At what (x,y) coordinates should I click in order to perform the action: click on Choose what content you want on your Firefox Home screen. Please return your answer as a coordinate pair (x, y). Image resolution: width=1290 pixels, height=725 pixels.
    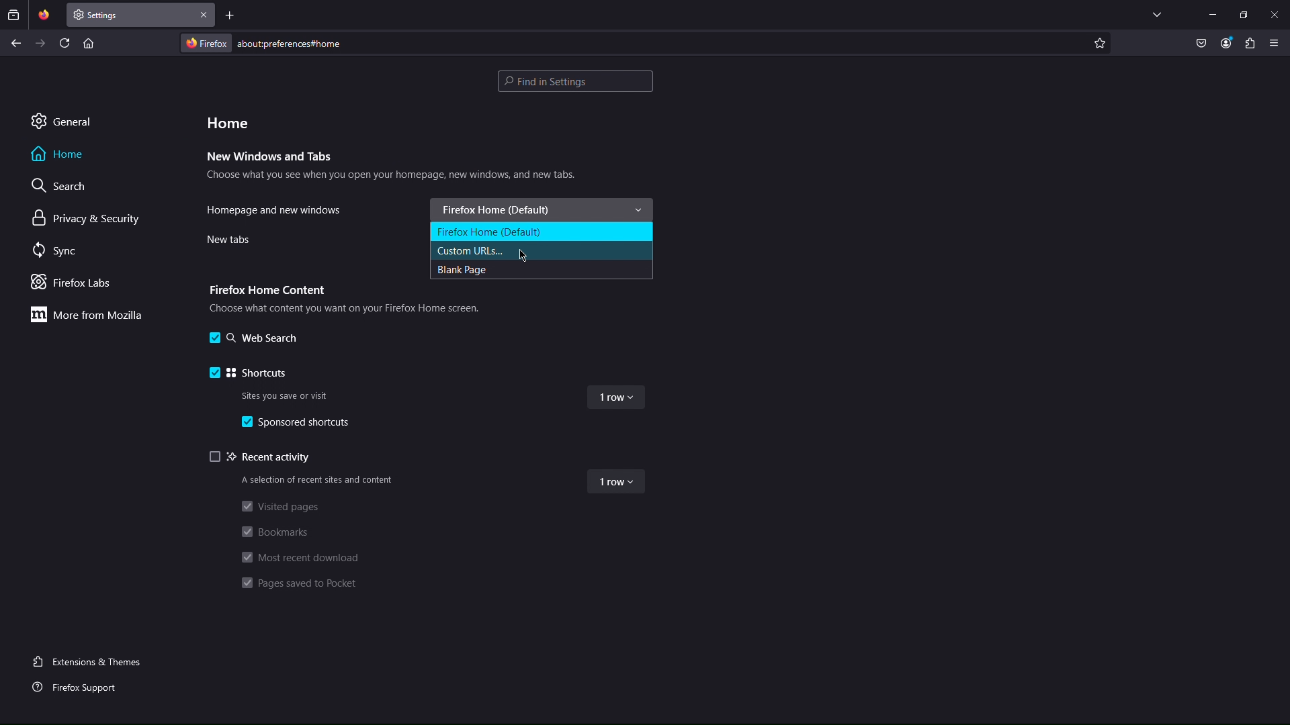
    Looking at the image, I should click on (348, 311).